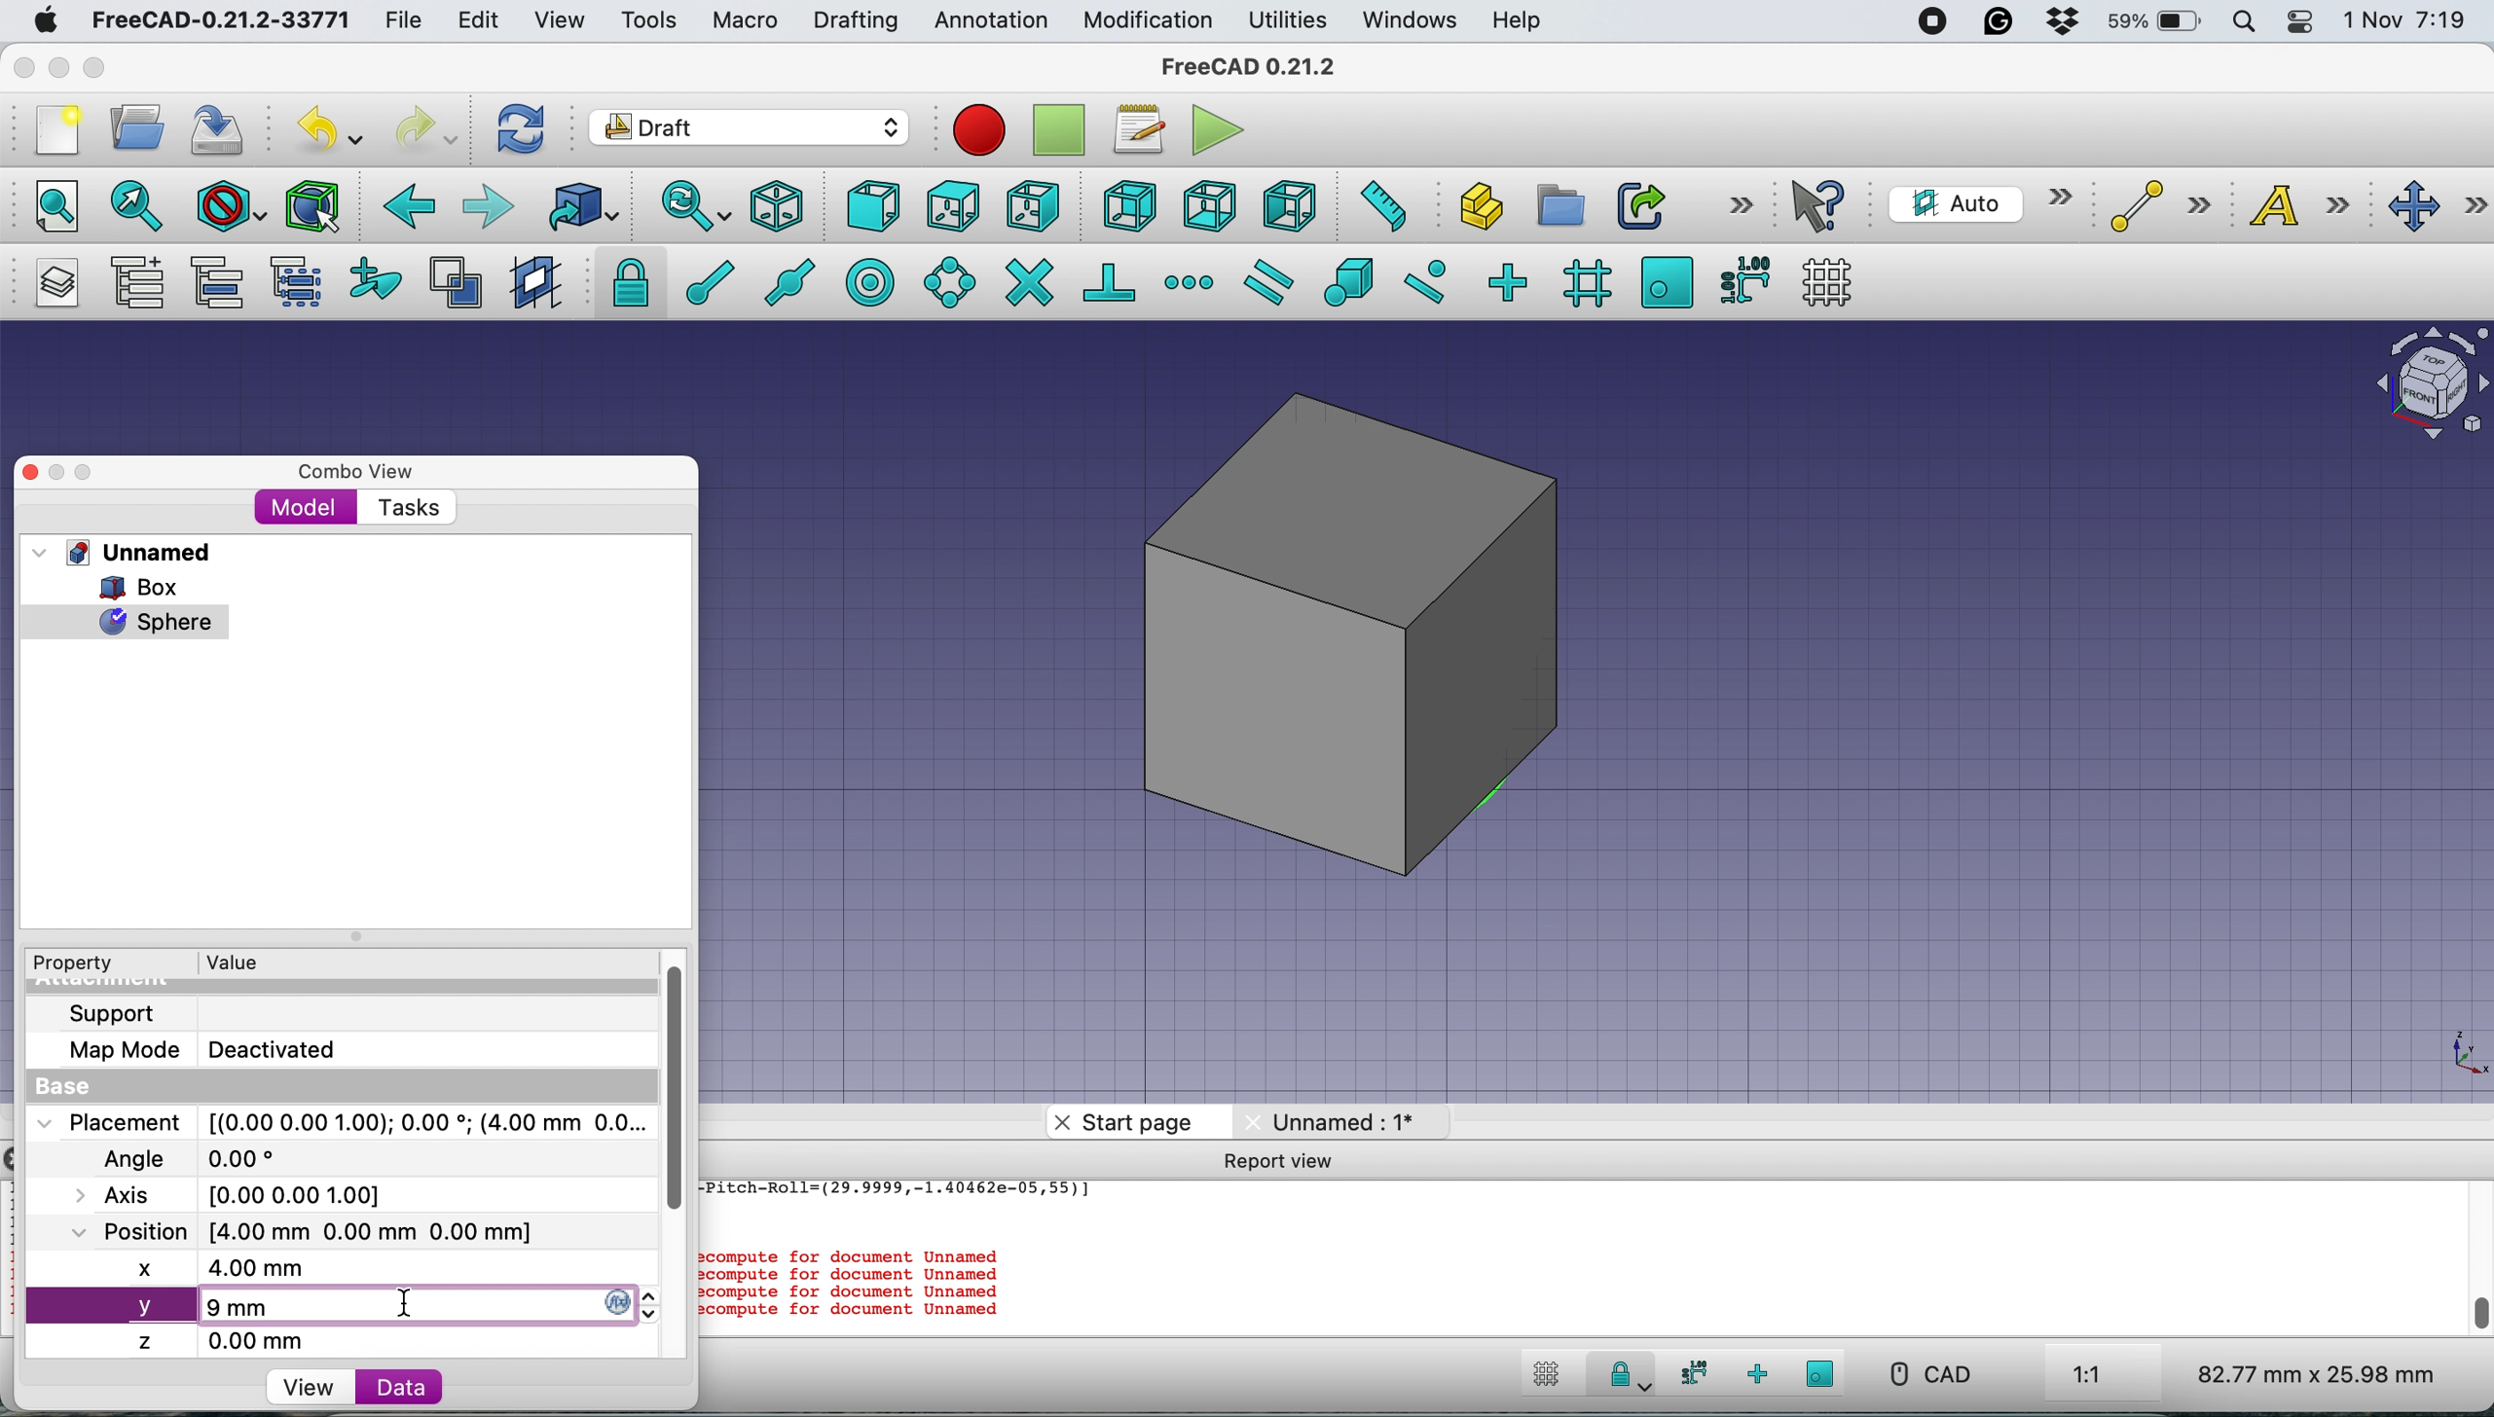  What do you see at coordinates (404, 206) in the screenshot?
I see `backward` at bounding box center [404, 206].